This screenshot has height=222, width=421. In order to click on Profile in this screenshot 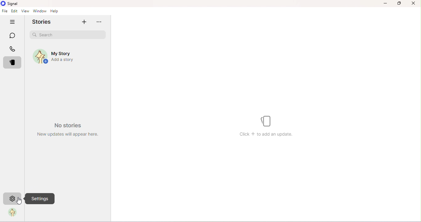, I will do `click(14, 213)`.